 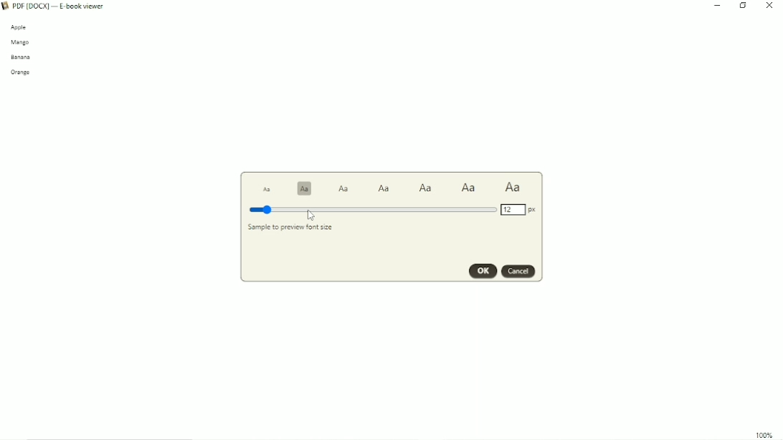 I want to click on Text size, so click(x=469, y=188).